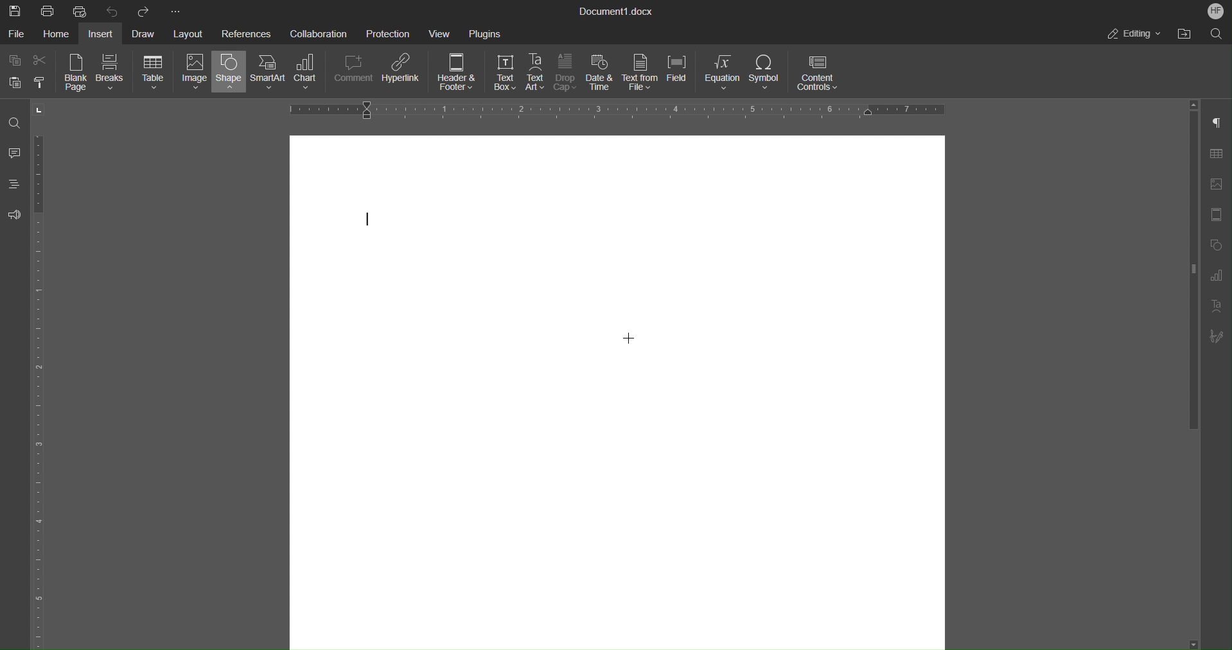 The width and height of the screenshot is (1232, 650). What do you see at coordinates (613, 110) in the screenshot?
I see `Horizonatl Ruler` at bounding box center [613, 110].